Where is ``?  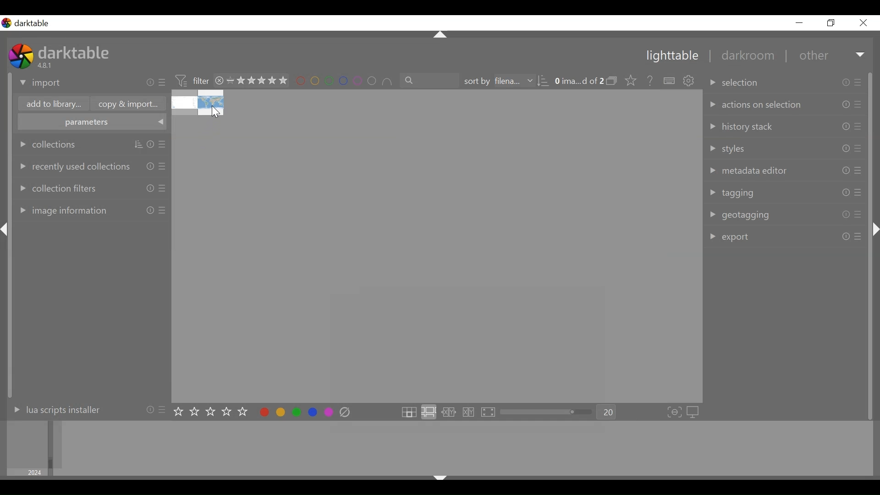
 is located at coordinates (858, 215).